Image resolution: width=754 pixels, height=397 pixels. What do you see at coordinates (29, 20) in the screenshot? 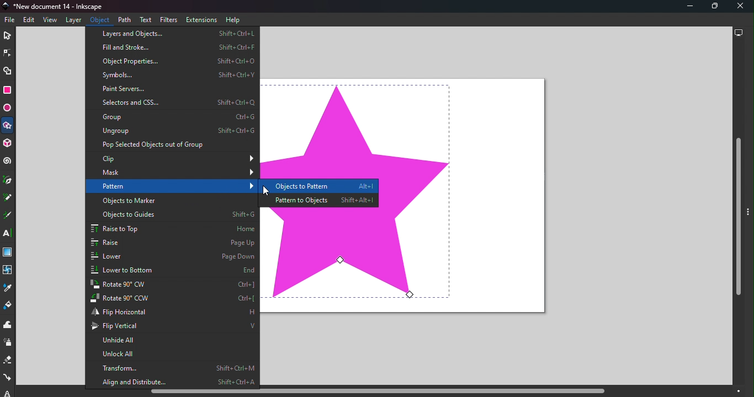
I see `Edit` at bounding box center [29, 20].